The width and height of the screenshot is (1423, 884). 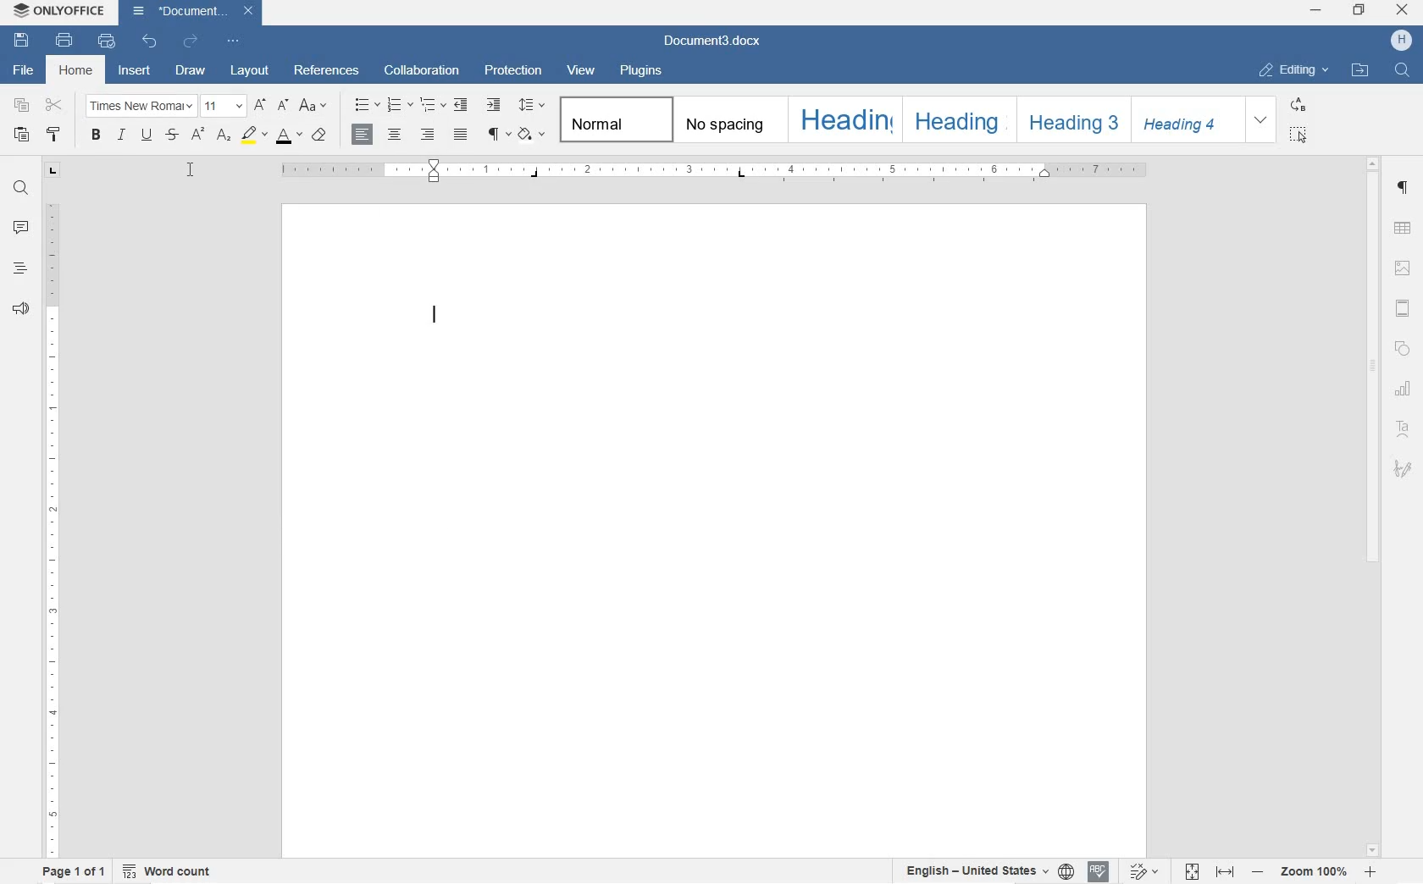 What do you see at coordinates (1361, 8) in the screenshot?
I see `restore` at bounding box center [1361, 8].